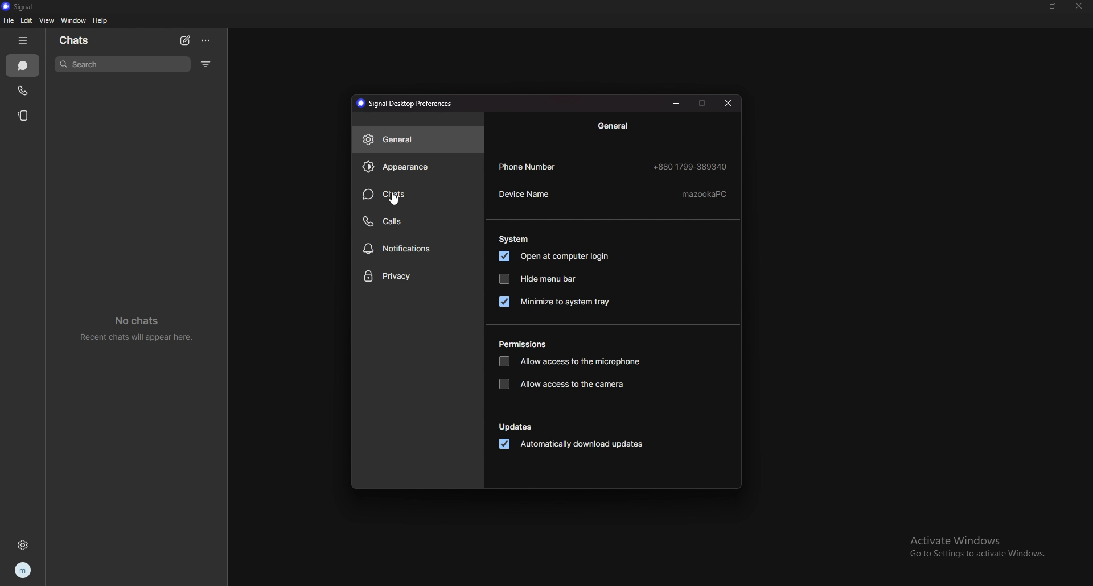 This screenshot has width=1093, height=586. I want to click on general, so click(615, 126).